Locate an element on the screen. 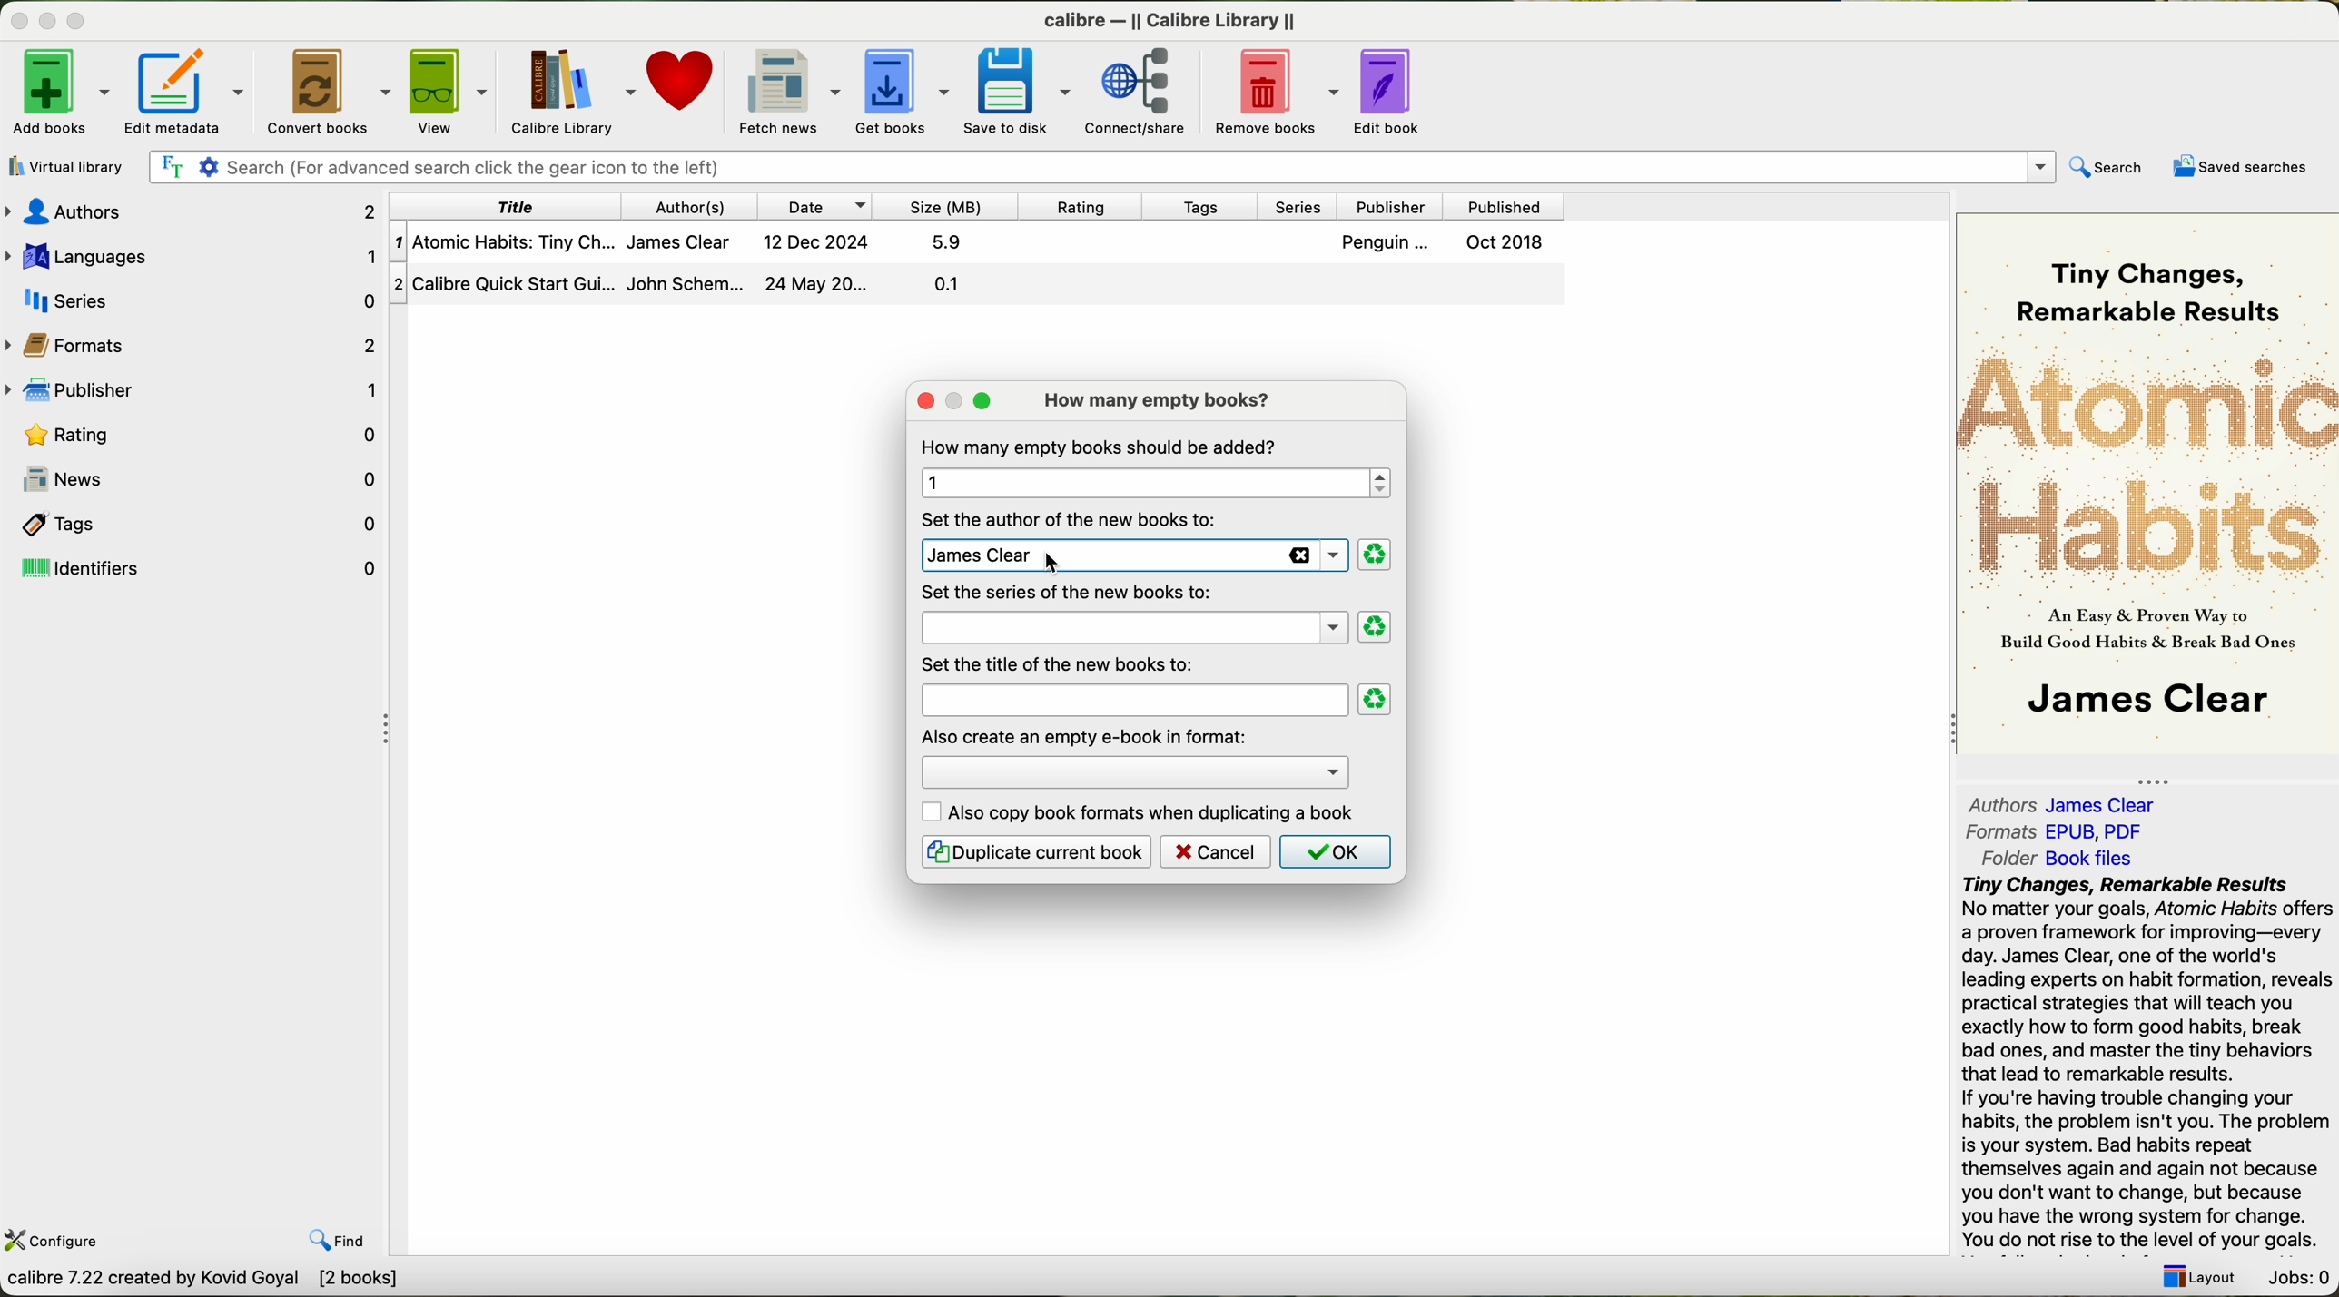 This screenshot has height=1297, width=2339. fetch news is located at coordinates (782, 90).